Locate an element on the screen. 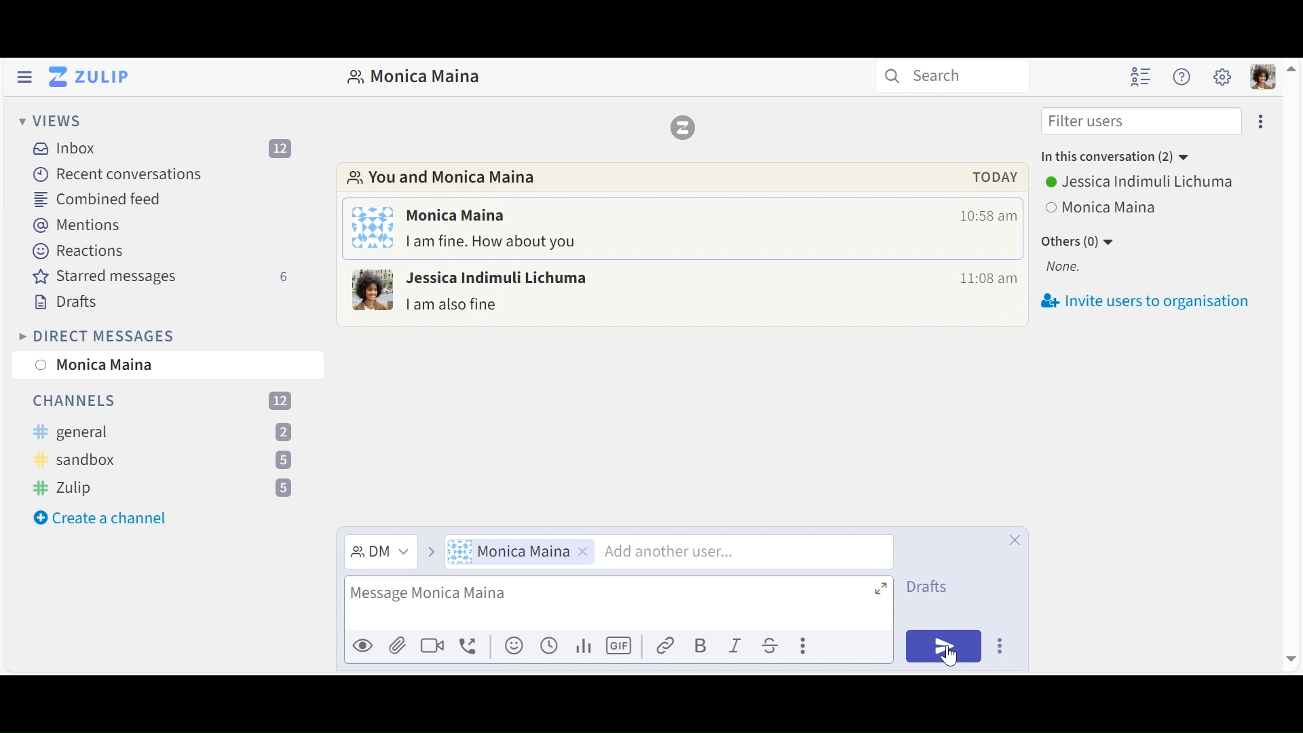 The height and width of the screenshot is (733, 1303). Send options is located at coordinates (1003, 647).